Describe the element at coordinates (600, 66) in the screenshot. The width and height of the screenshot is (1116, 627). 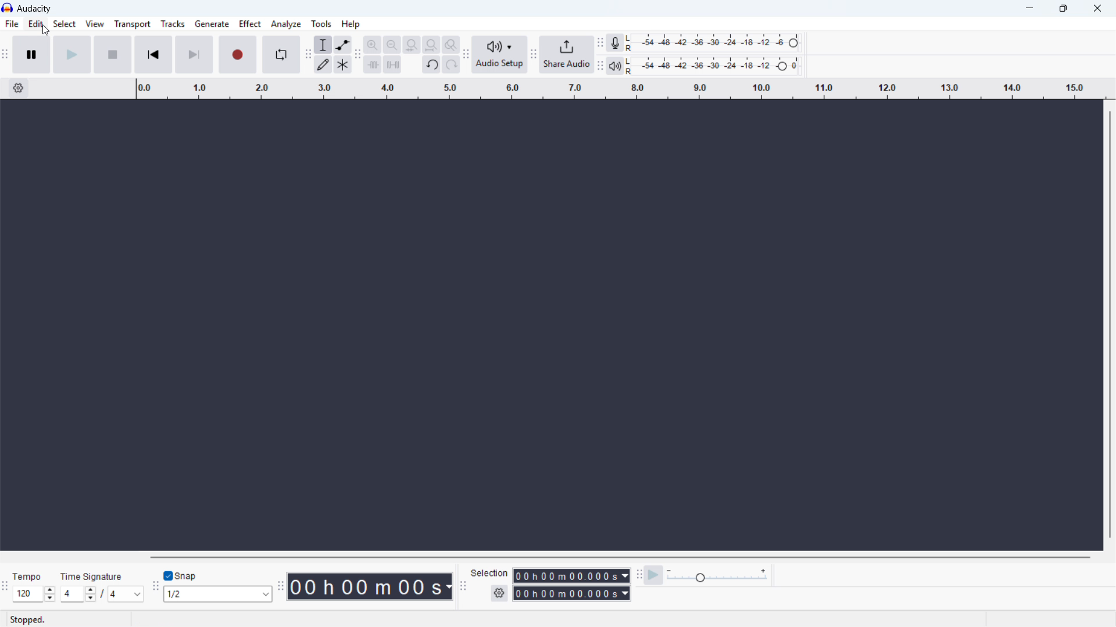
I see `playback meter toolbar` at that location.